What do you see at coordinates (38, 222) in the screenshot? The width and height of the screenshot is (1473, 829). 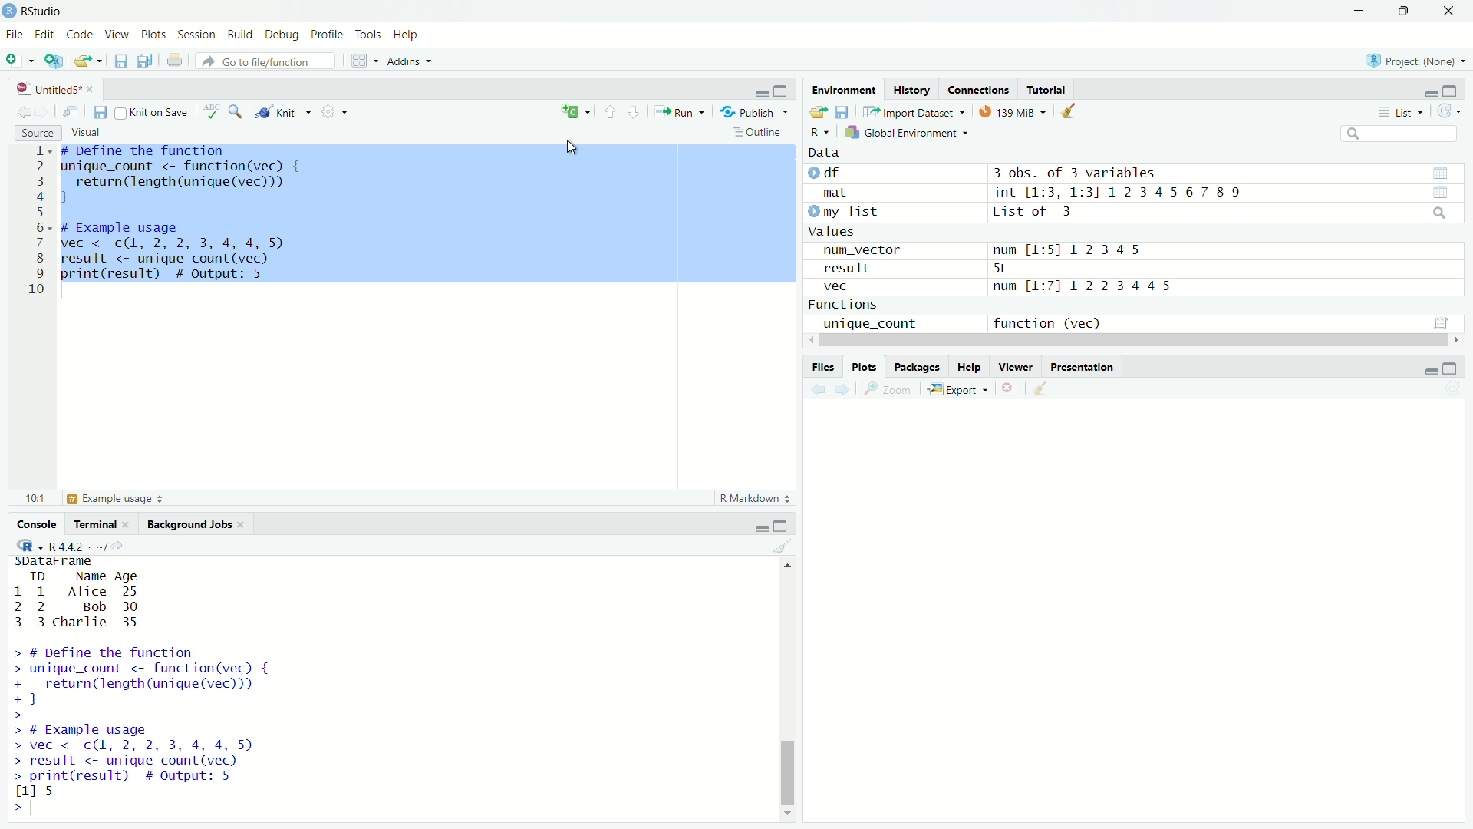 I see `line numbers` at bounding box center [38, 222].